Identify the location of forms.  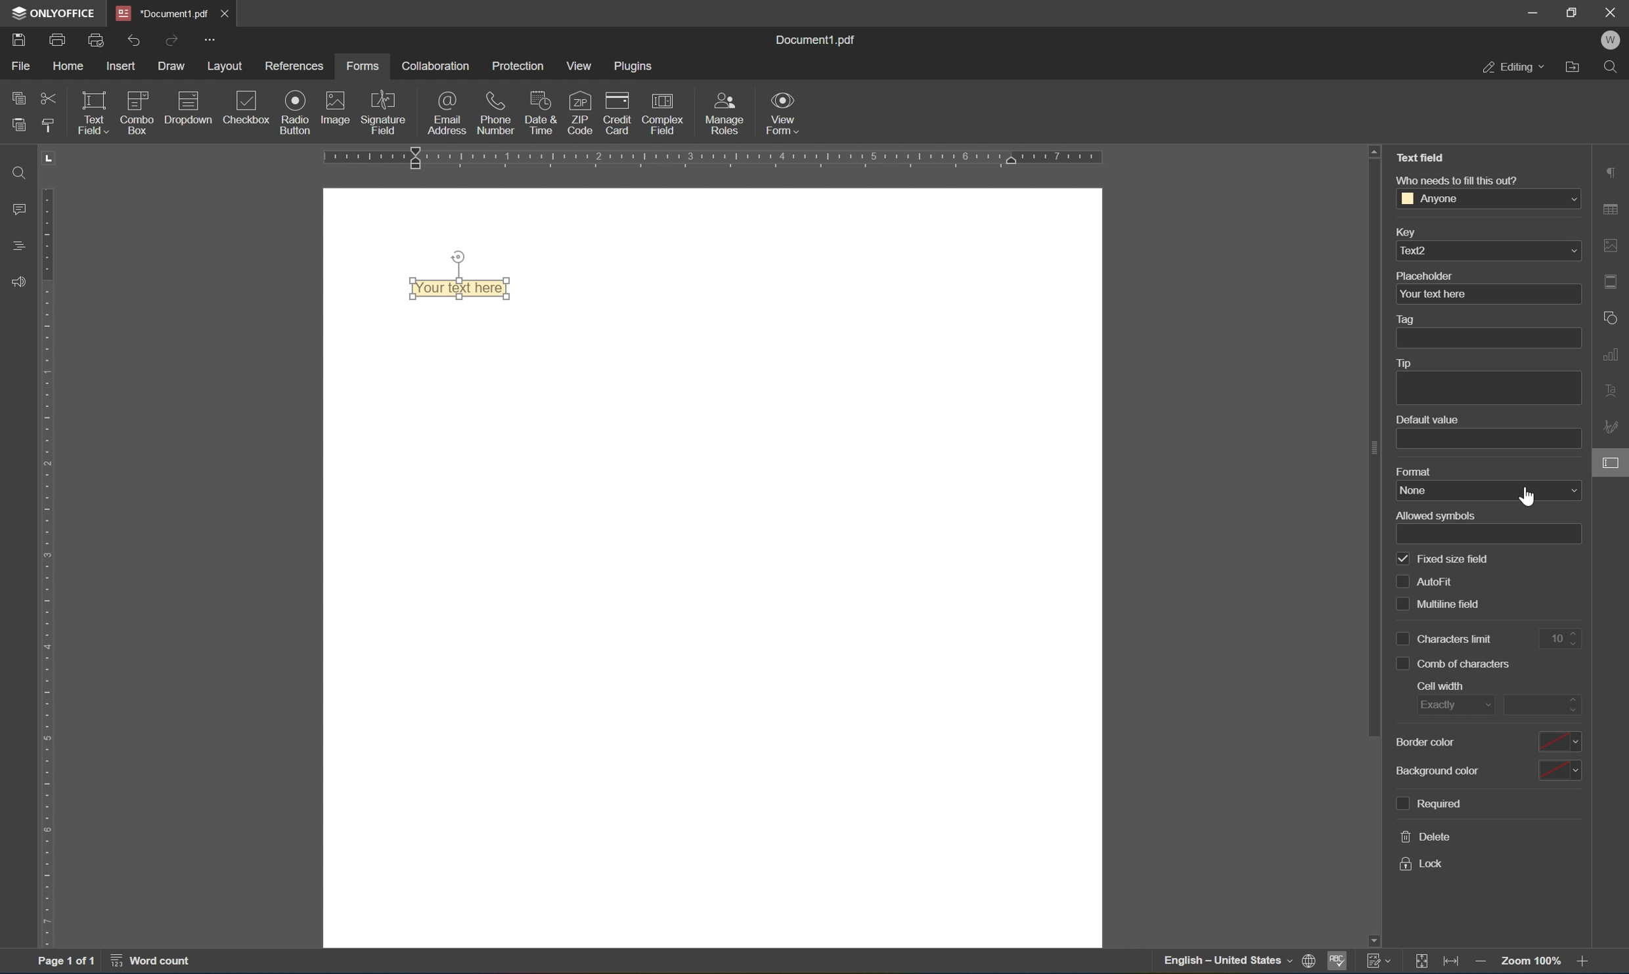
(361, 67).